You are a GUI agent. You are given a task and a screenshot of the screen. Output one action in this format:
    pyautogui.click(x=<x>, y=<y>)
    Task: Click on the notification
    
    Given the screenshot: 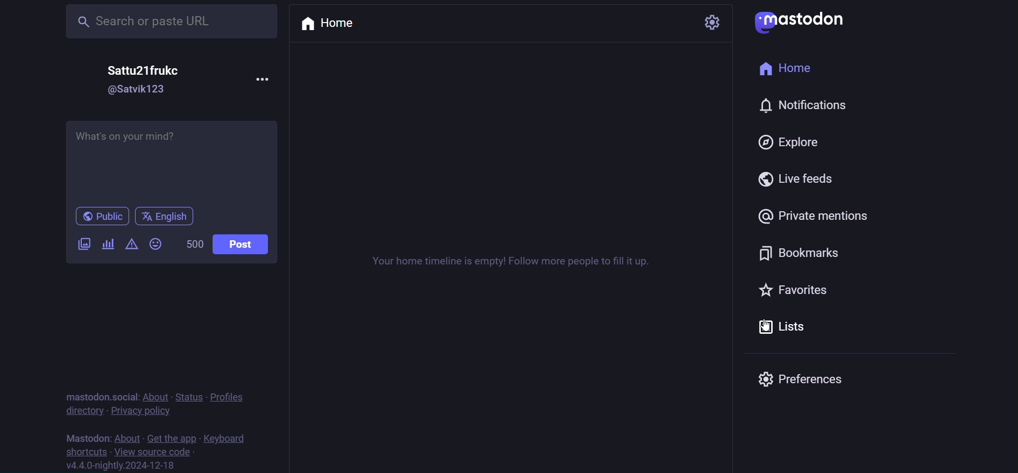 What is the action you would take?
    pyautogui.click(x=754, y=105)
    